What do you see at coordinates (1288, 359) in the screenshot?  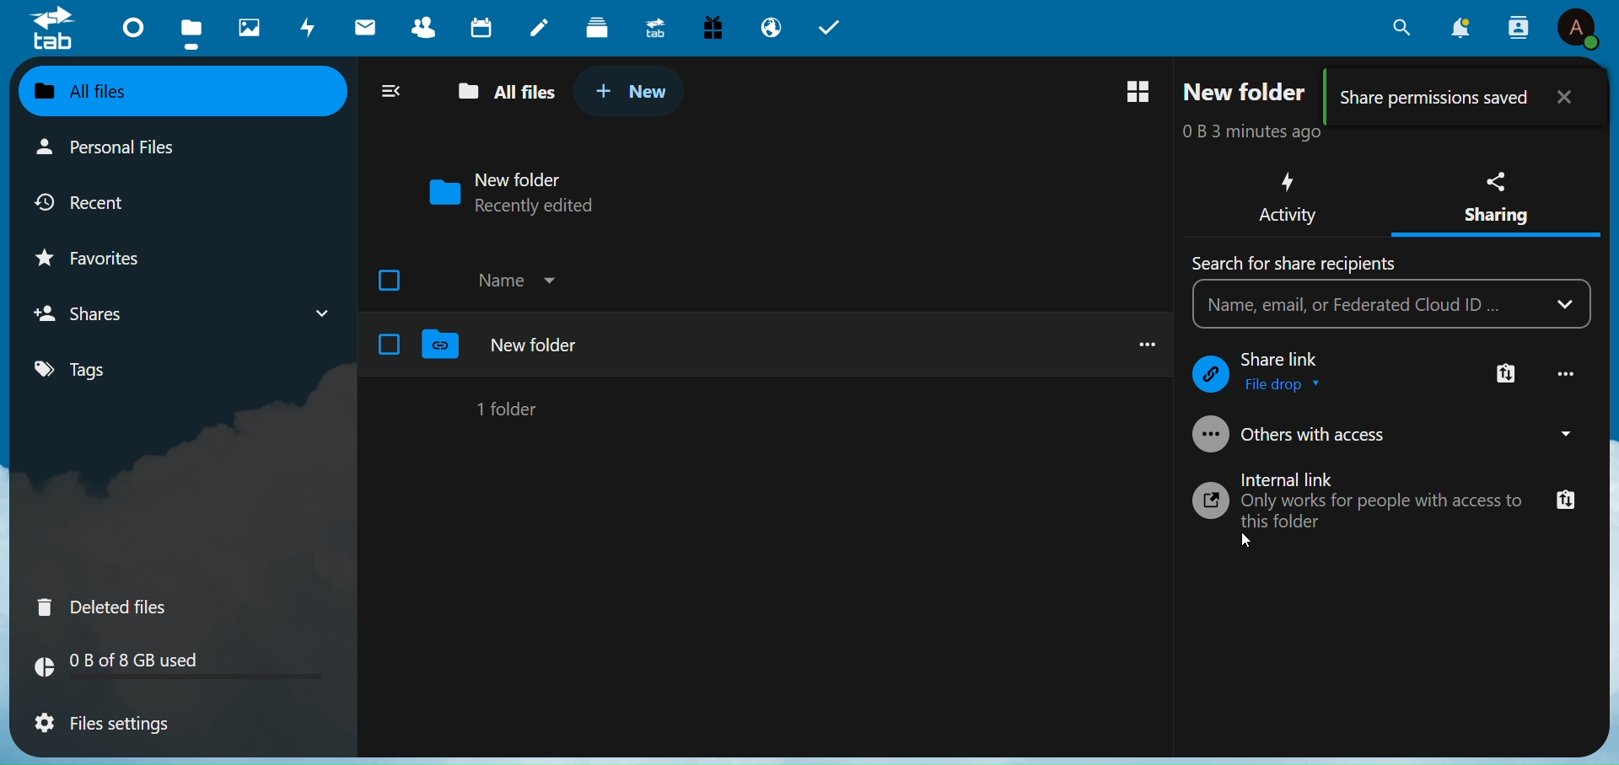 I see `Text` at bounding box center [1288, 359].